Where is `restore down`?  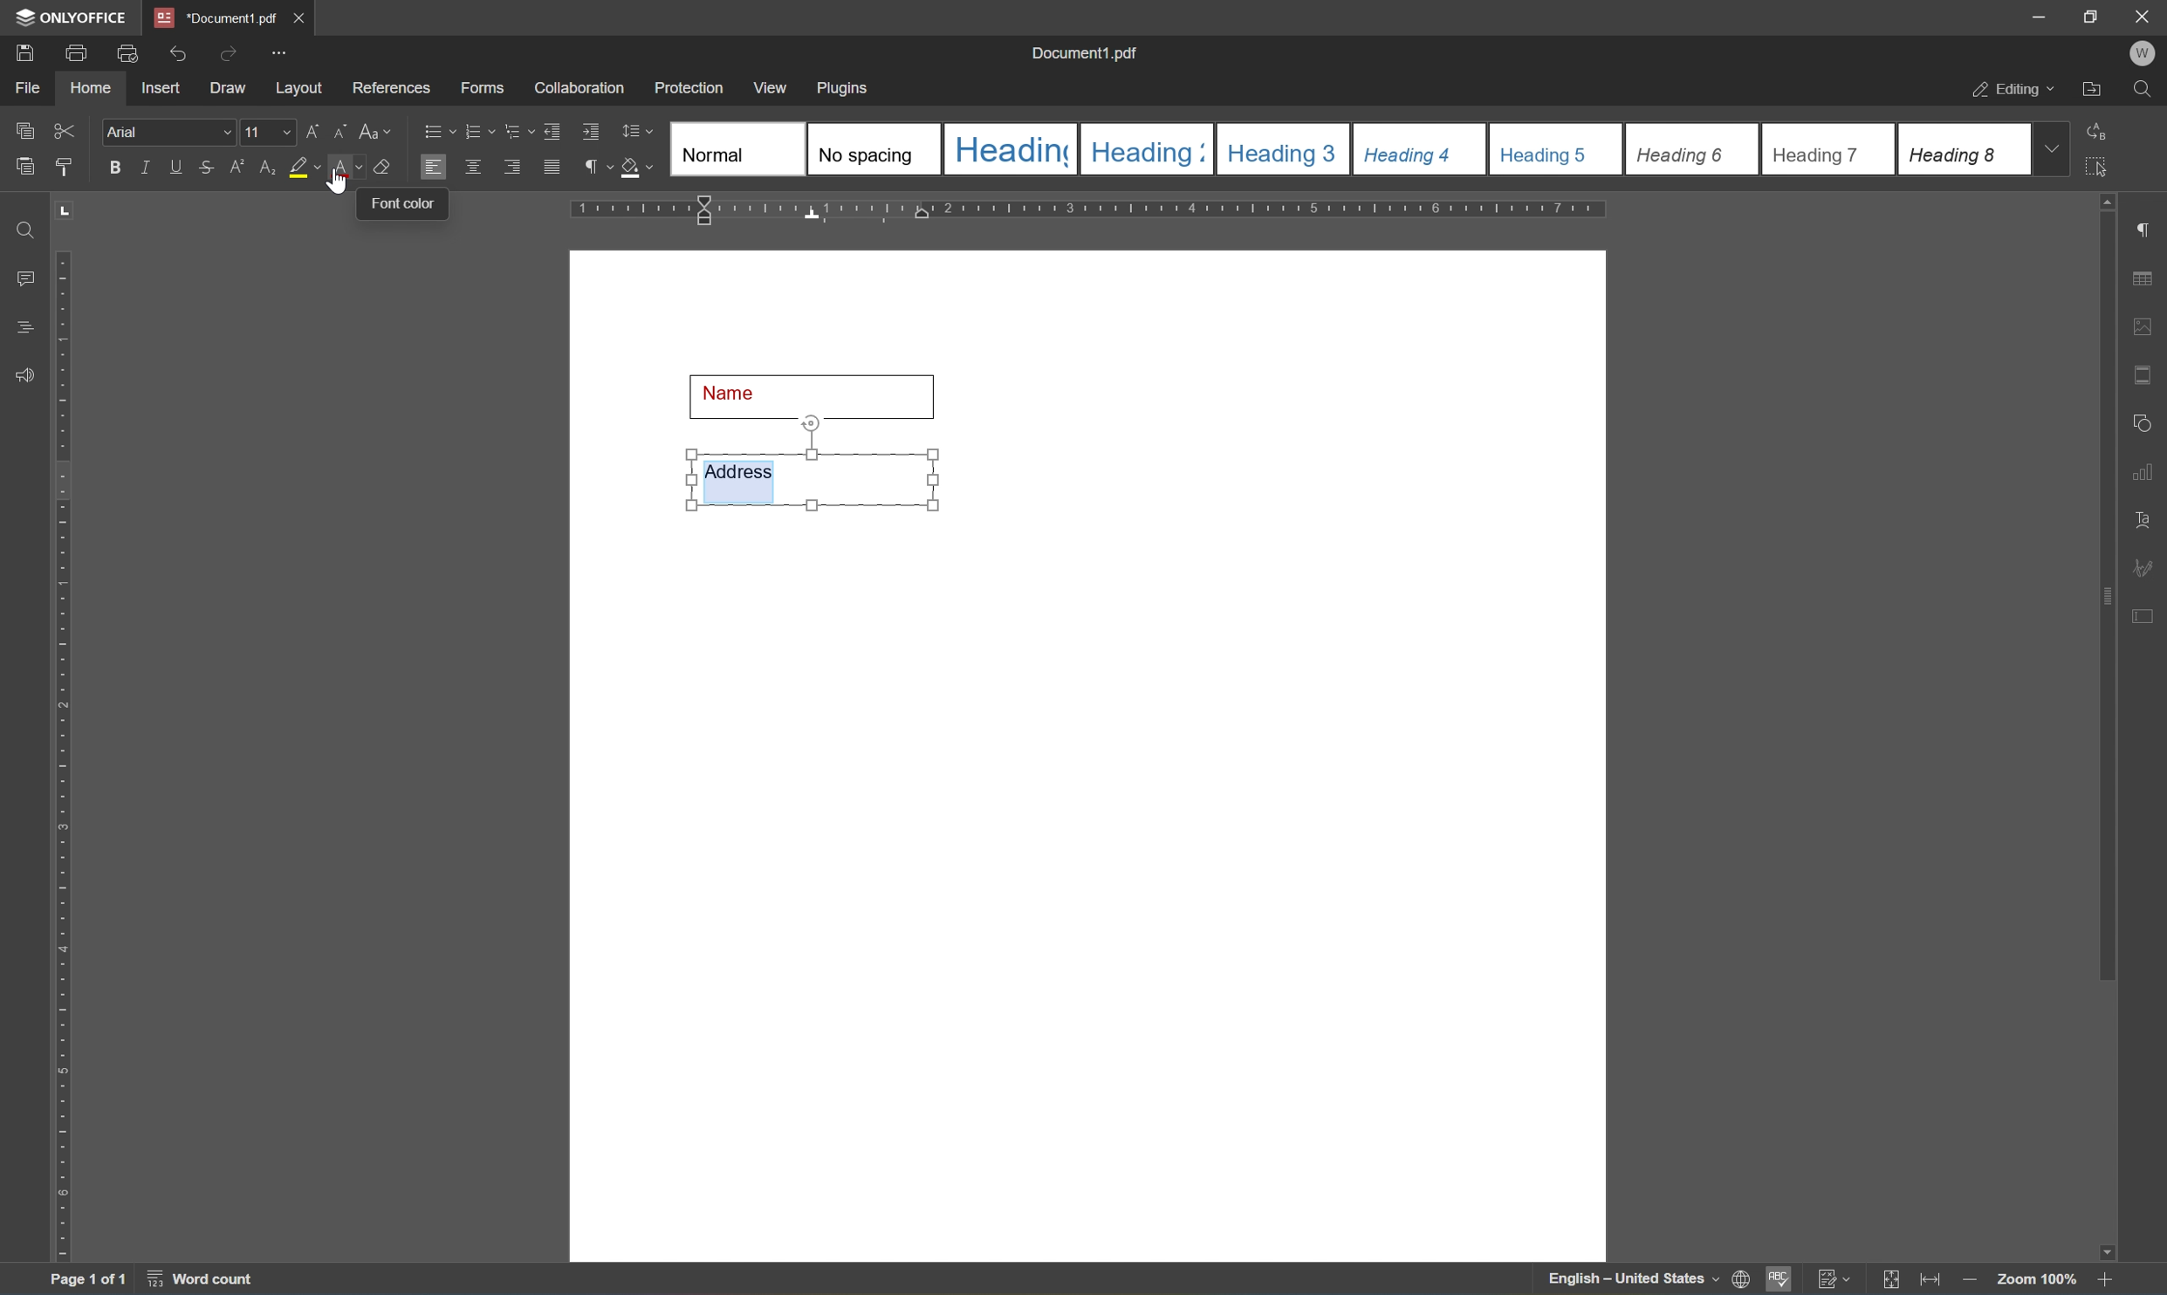 restore down is located at coordinates (2090, 17).